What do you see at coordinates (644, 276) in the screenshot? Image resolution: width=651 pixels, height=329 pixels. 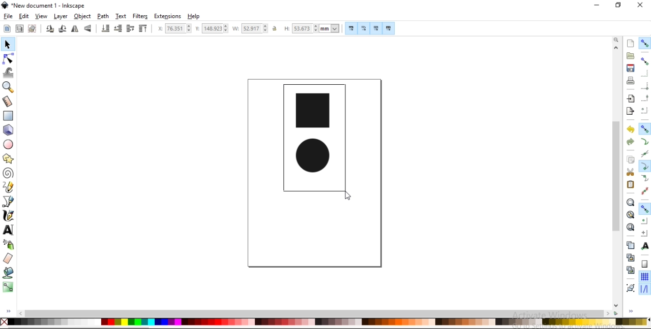 I see `snap to grids` at bounding box center [644, 276].